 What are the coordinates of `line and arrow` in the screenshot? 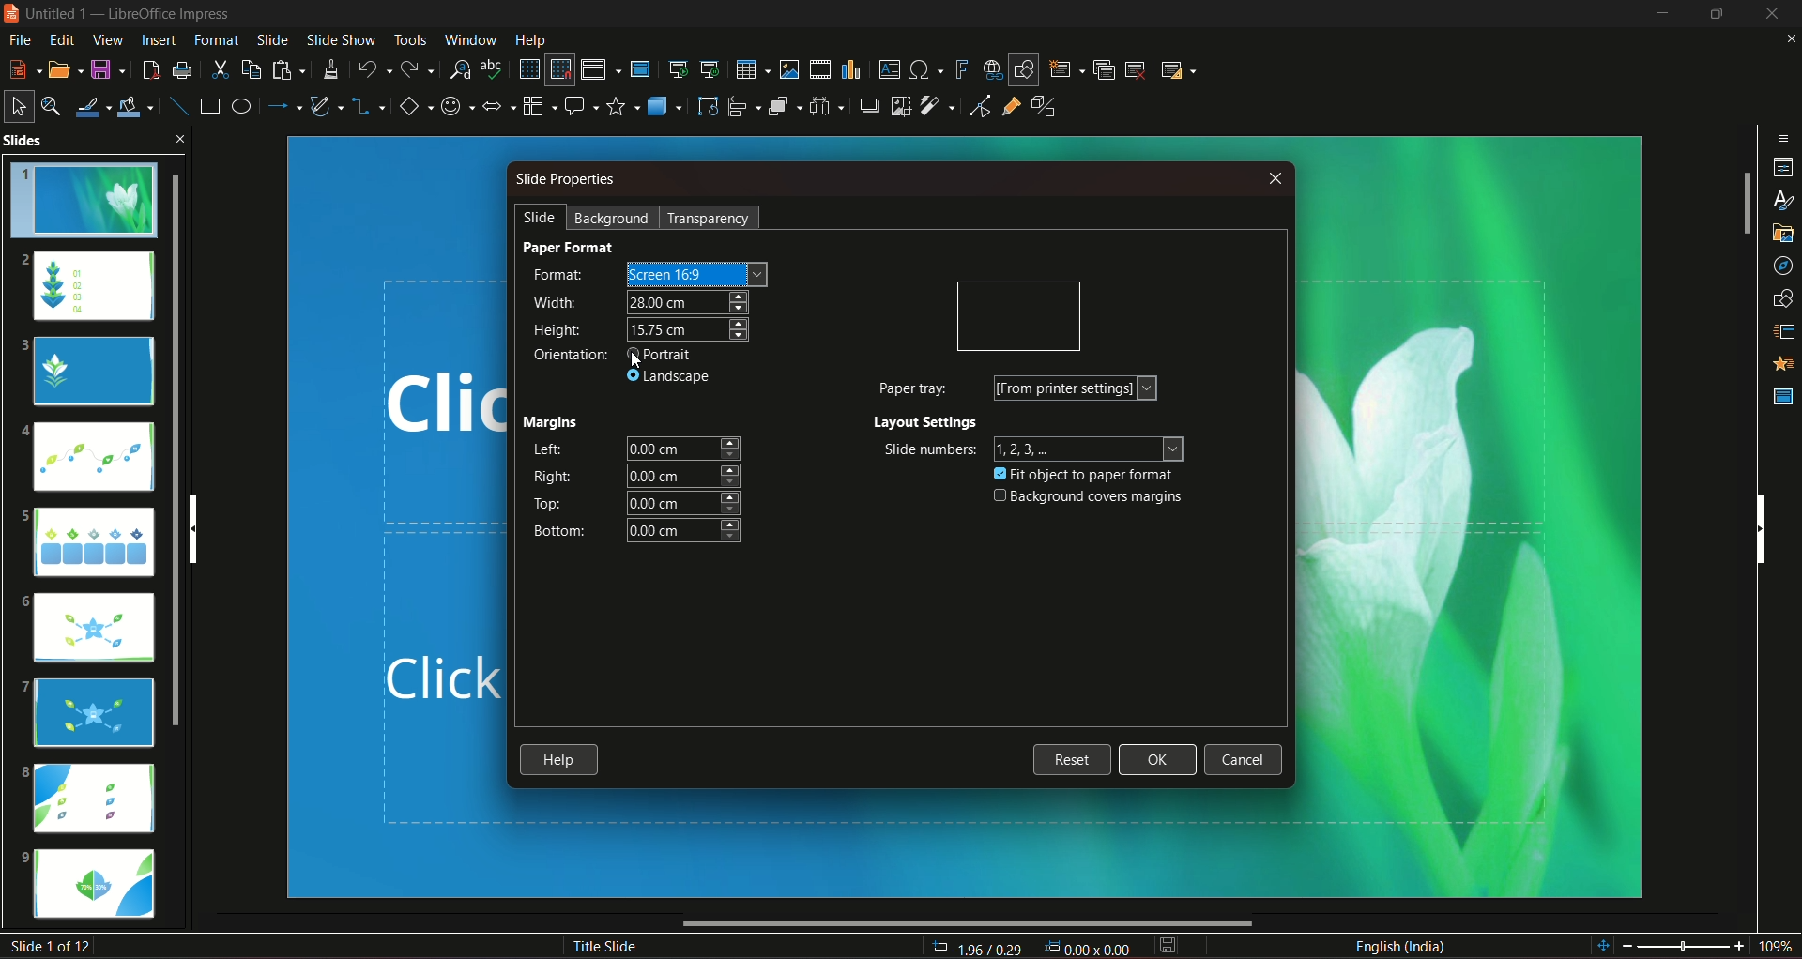 It's located at (284, 106).